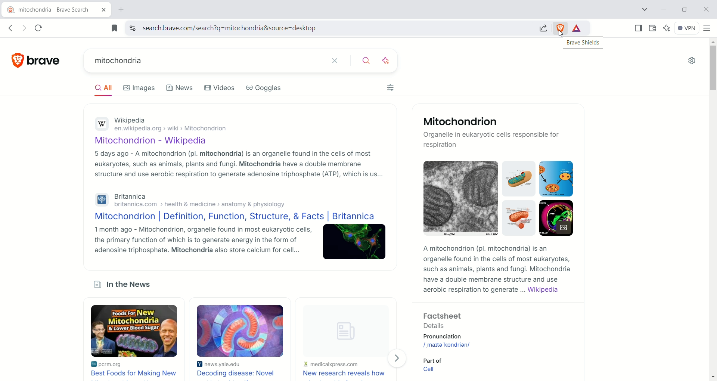 The height and width of the screenshot is (381, 717). What do you see at coordinates (461, 122) in the screenshot?
I see `Mitochondrion` at bounding box center [461, 122].